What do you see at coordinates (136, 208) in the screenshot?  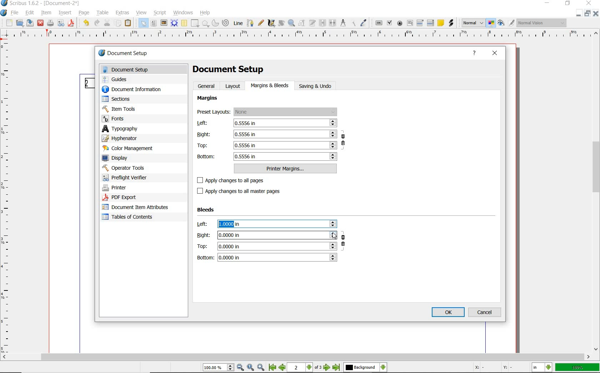 I see `document item attributes` at bounding box center [136, 208].